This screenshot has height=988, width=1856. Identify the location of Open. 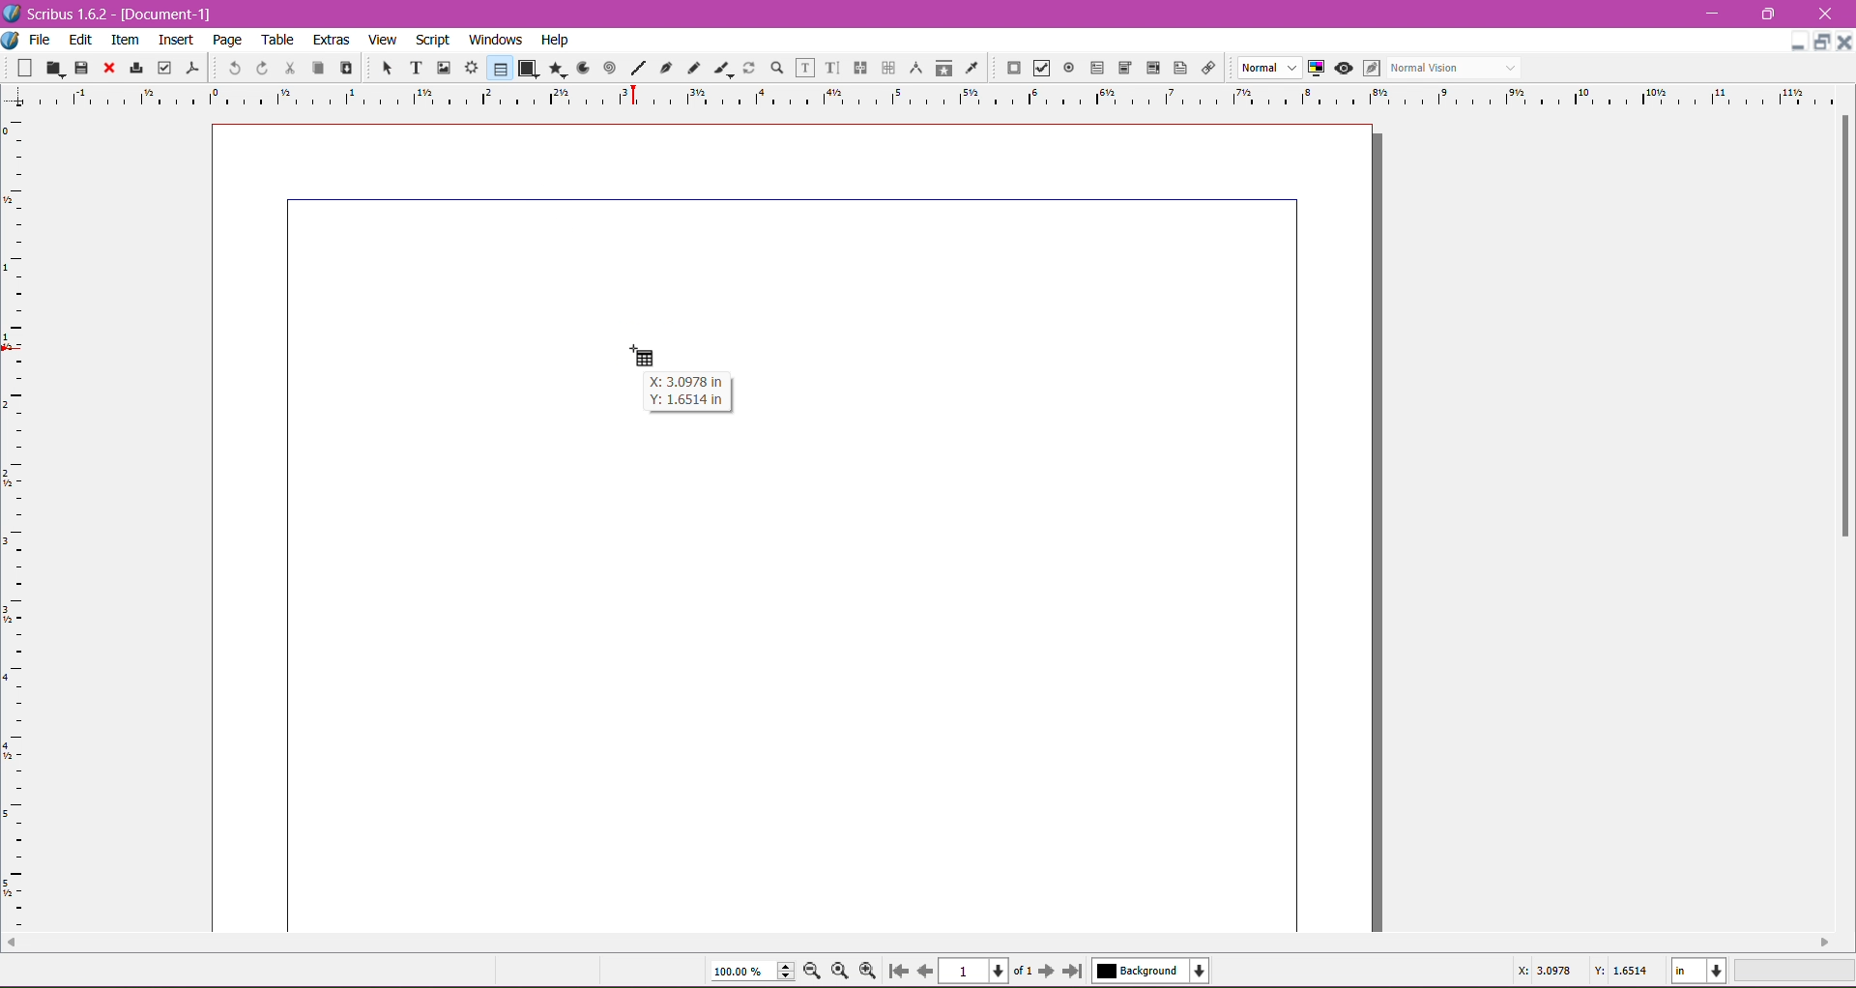
(56, 67).